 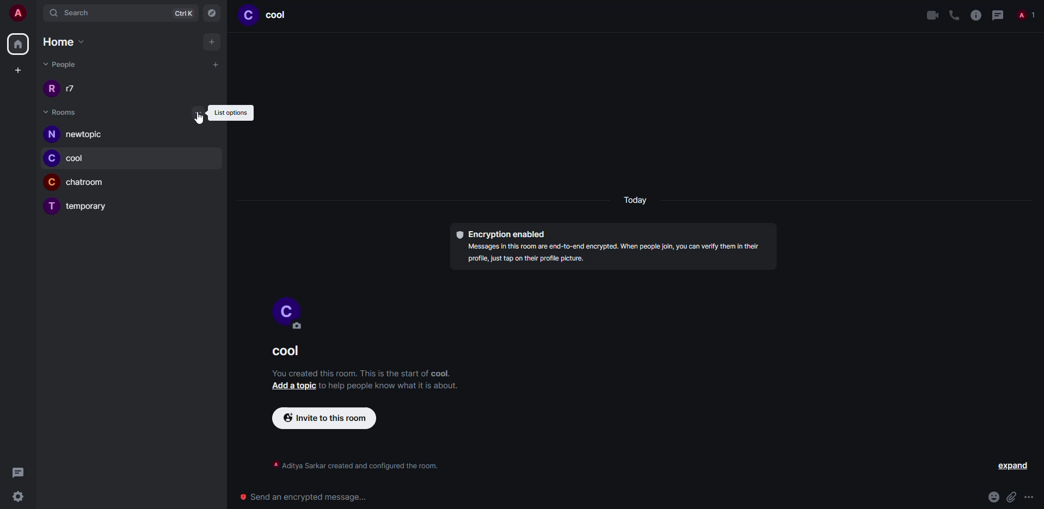 What do you see at coordinates (90, 209) in the screenshot?
I see `room` at bounding box center [90, 209].